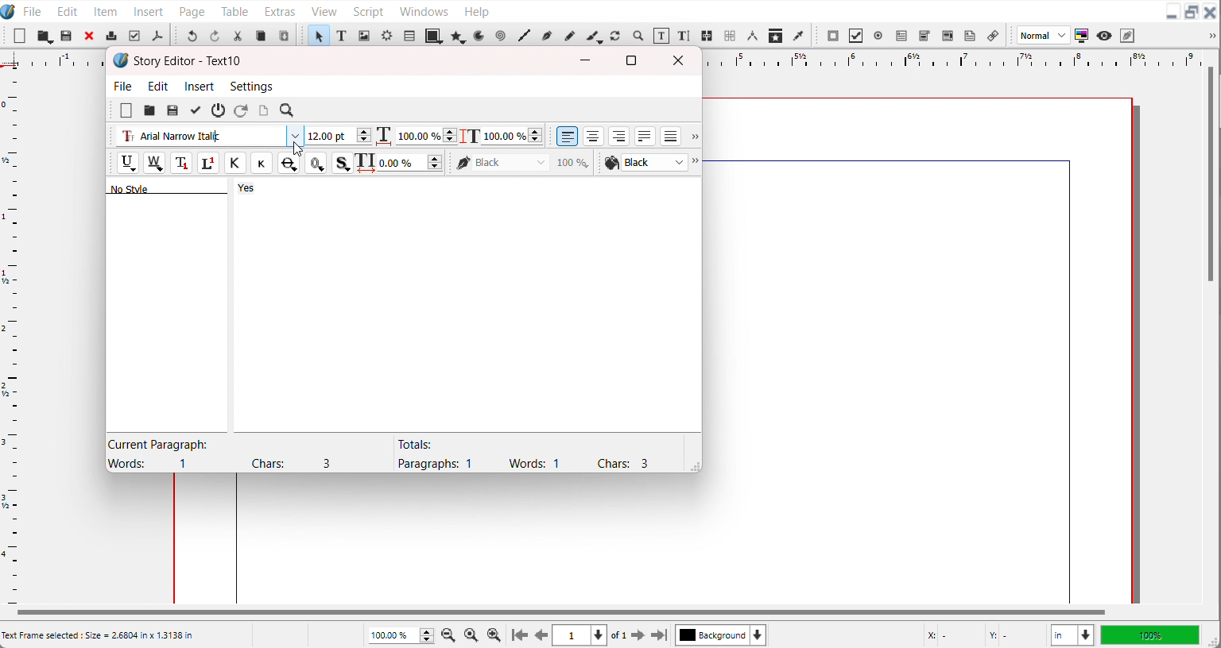 The image size is (1221, 648). Describe the element at coordinates (586, 60) in the screenshot. I see `Minimize` at that location.